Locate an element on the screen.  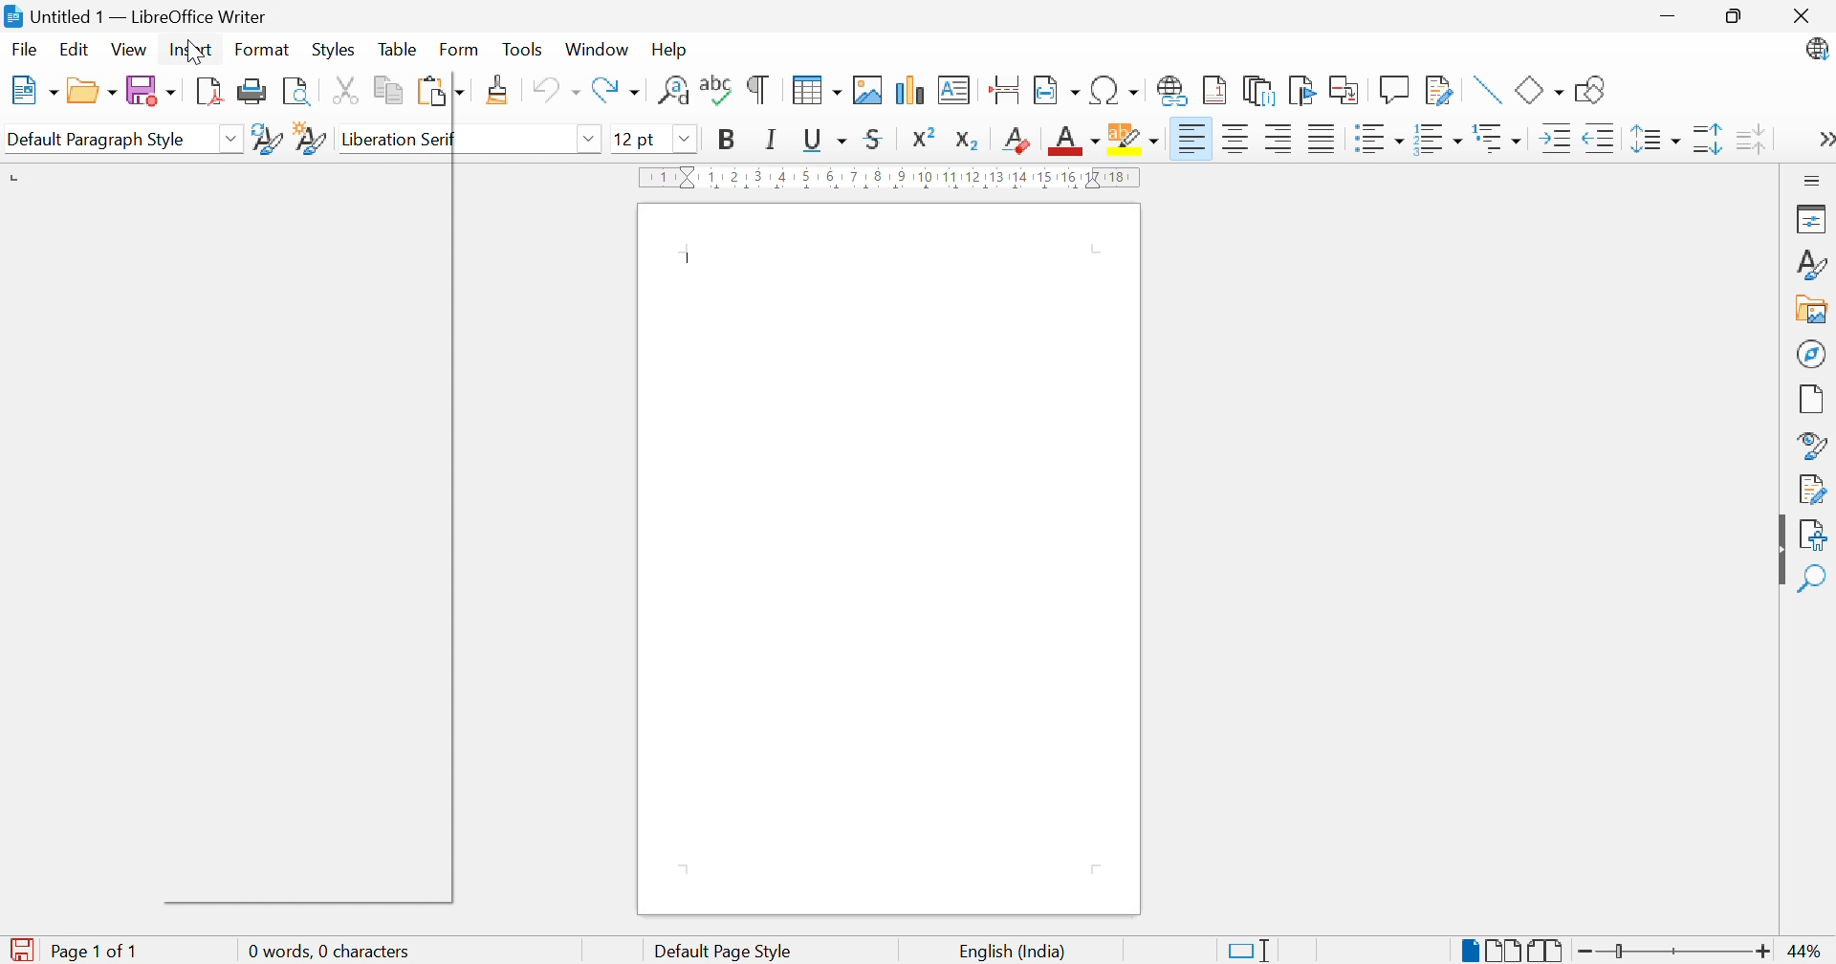
Align center is located at coordinates (1236, 140).